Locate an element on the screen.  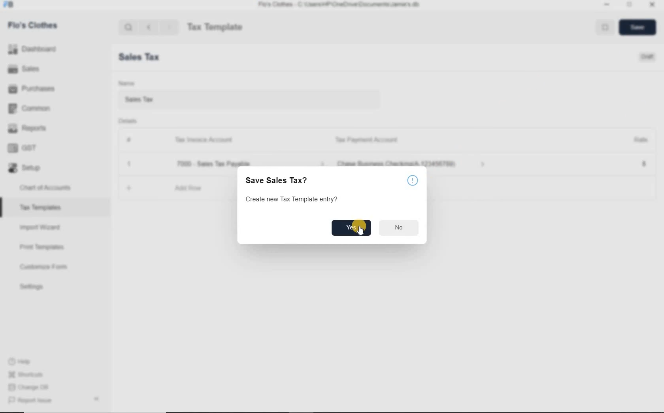
Yes is located at coordinates (352, 228).